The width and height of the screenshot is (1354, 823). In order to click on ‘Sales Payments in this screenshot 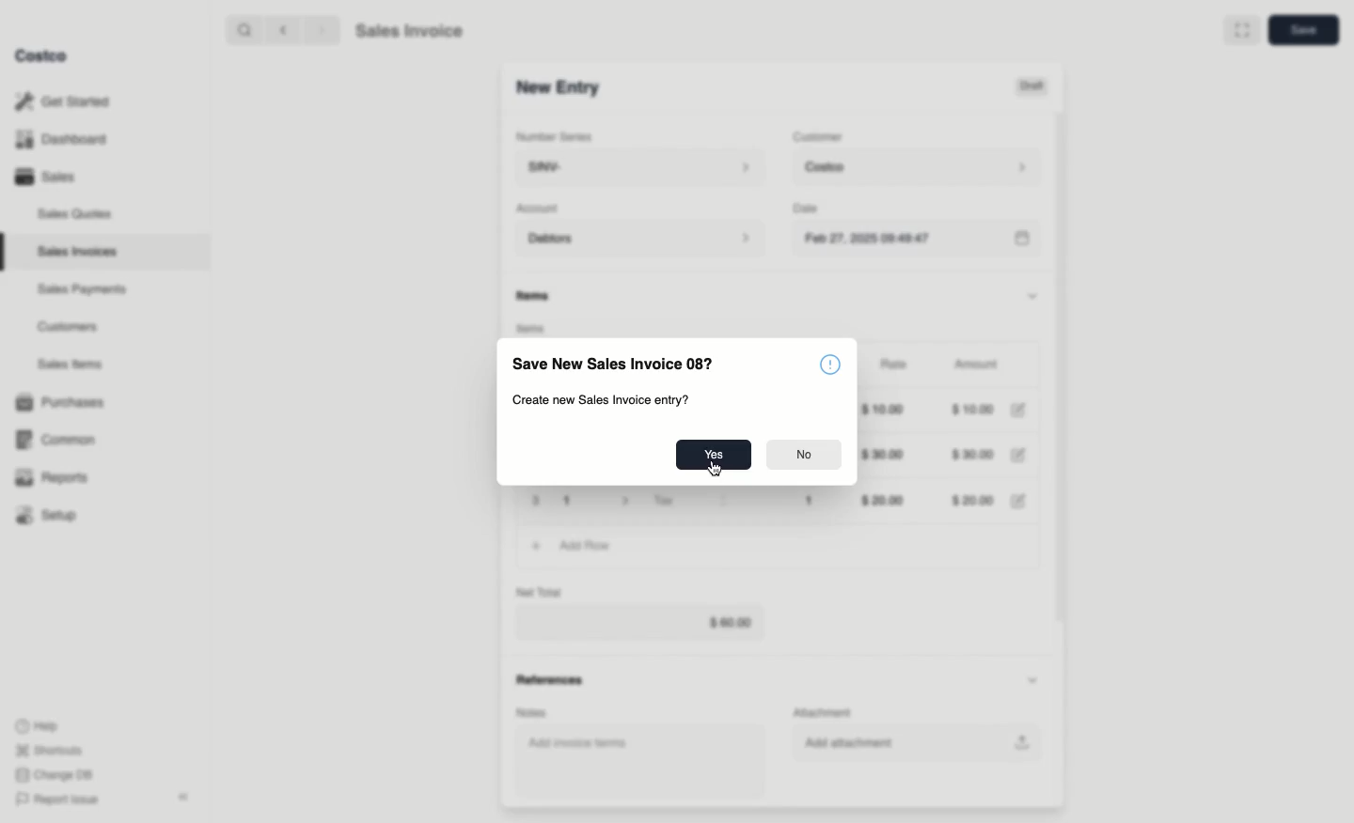, I will do `click(82, 287)`.